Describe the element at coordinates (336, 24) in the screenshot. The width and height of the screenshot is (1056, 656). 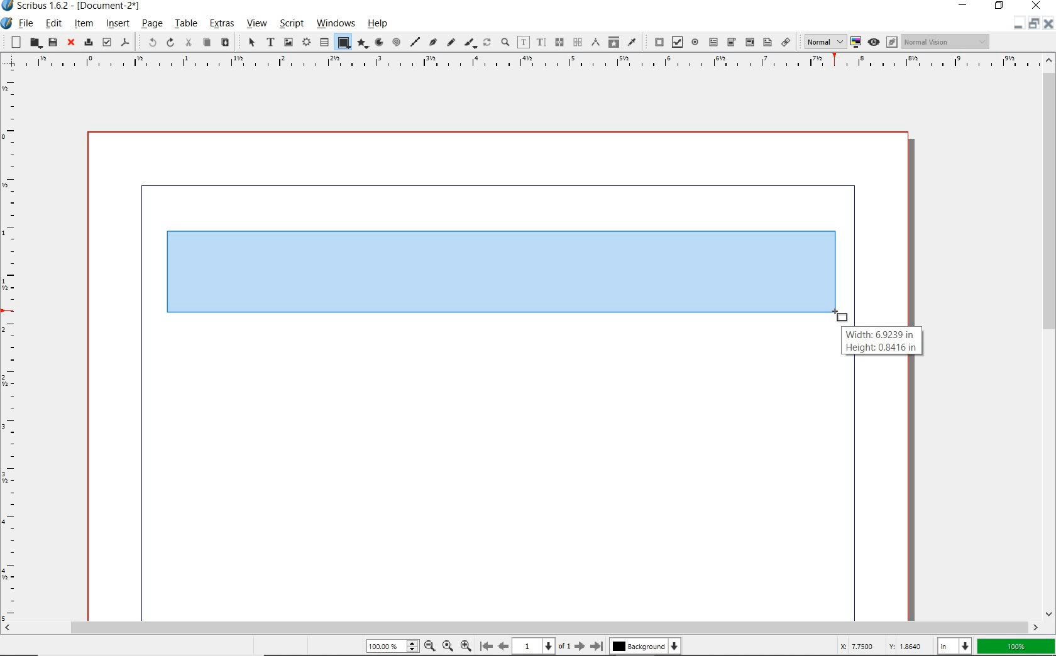
I see `windows` at that location.